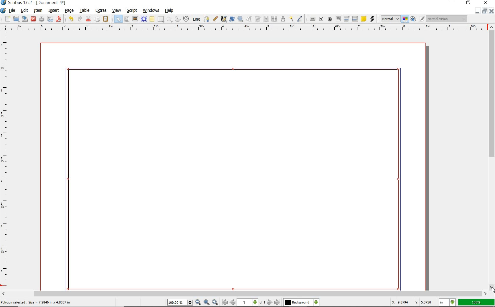 This screenshot has height=307, width=495. I want to click on new, so click(6, 19).